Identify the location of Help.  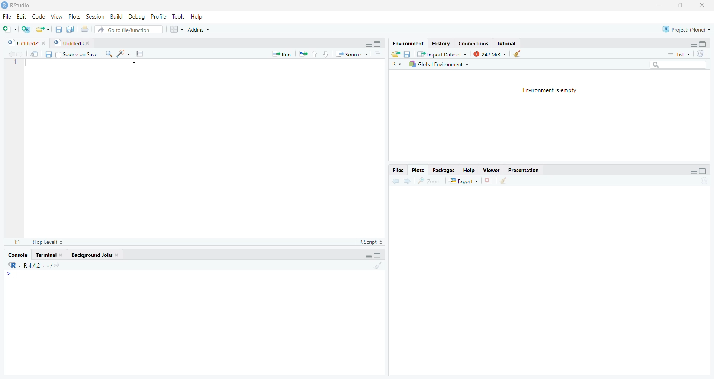
(469, 169).